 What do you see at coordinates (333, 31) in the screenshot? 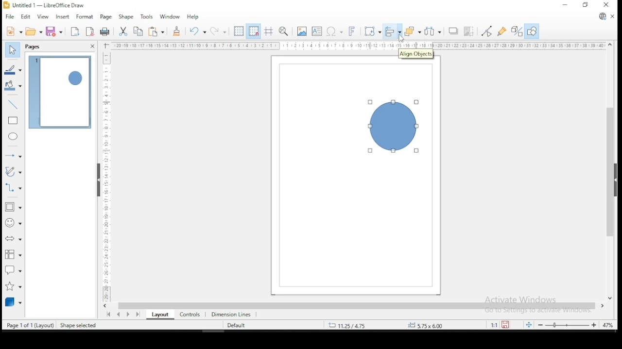
I see `insert special characters` at bounding box center [333, 31].